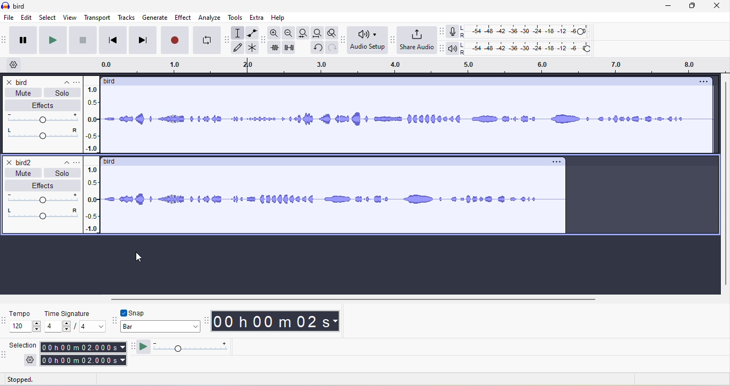 This screenshot has width=730, height=386. What do you see at coordinates (21, 162) in the screenshot?
I see `bird 2` at bounding box center [21, 162].